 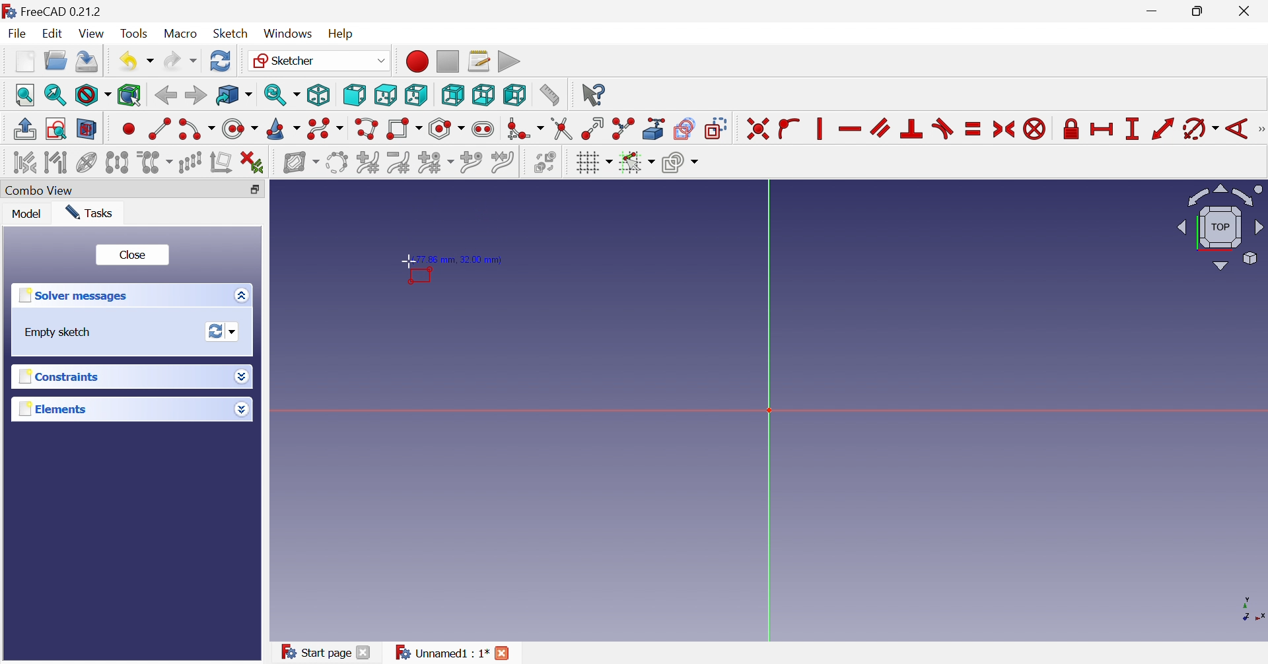 What do you see at coordinates (24, 129) in the screenshot?
I see `Leave sketch` at bounding box center [24, 129].